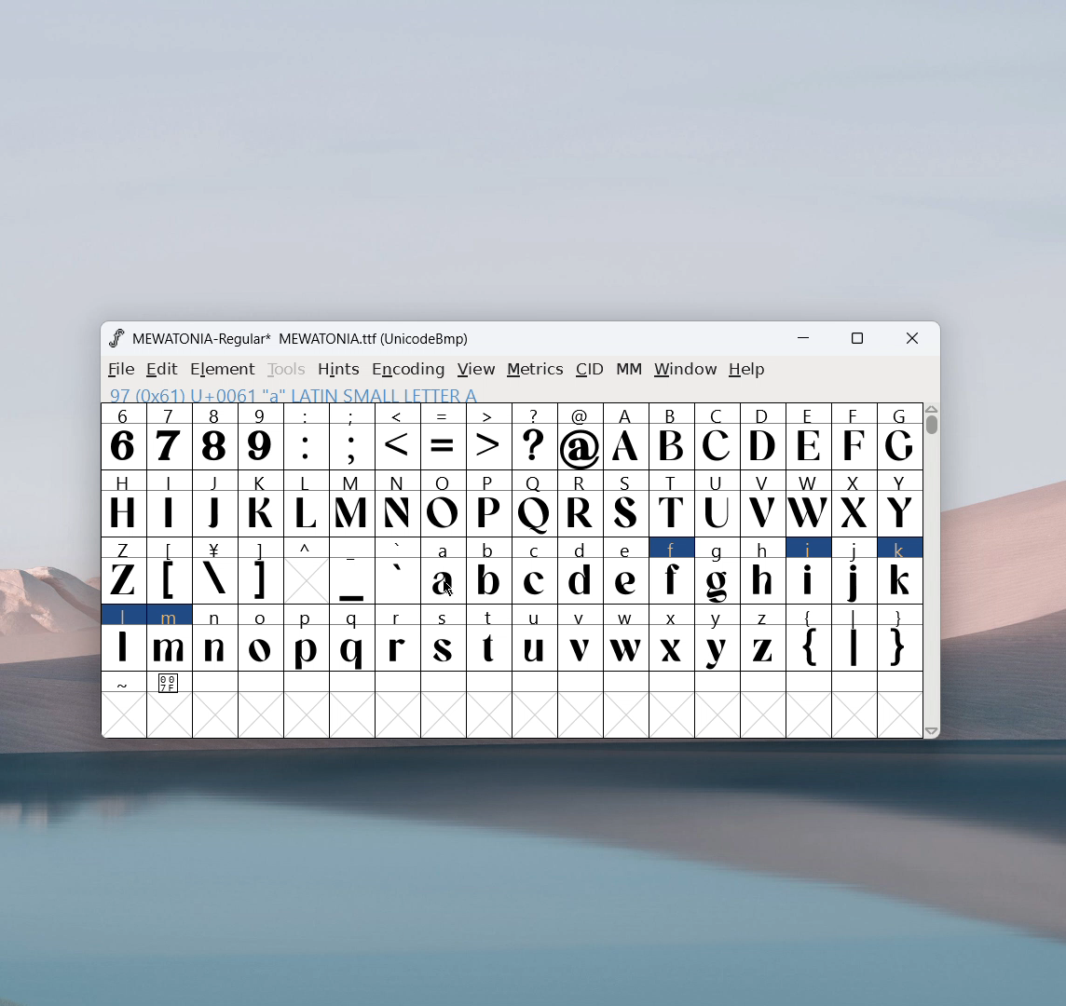 This screenshot has height=1006, width=1066. Describe the element at coordinates (808, 640) in the screenshot. I see `{` at that location.